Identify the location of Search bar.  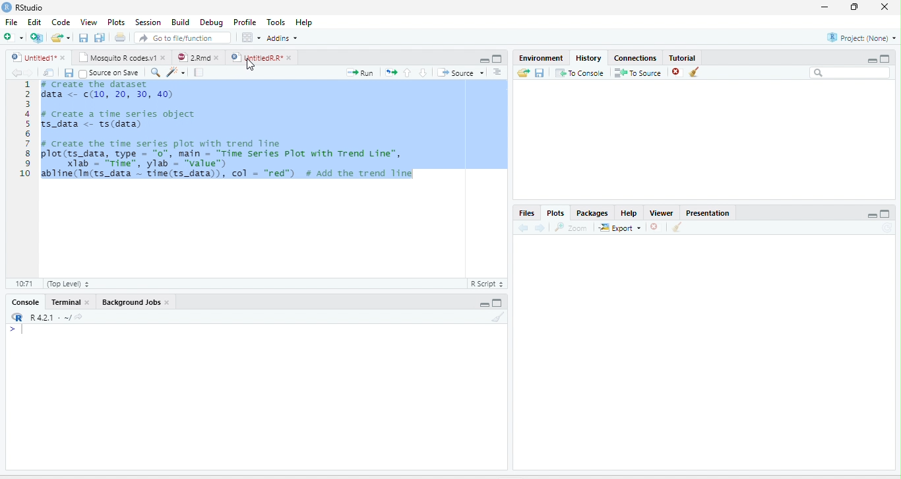
(850, 73).